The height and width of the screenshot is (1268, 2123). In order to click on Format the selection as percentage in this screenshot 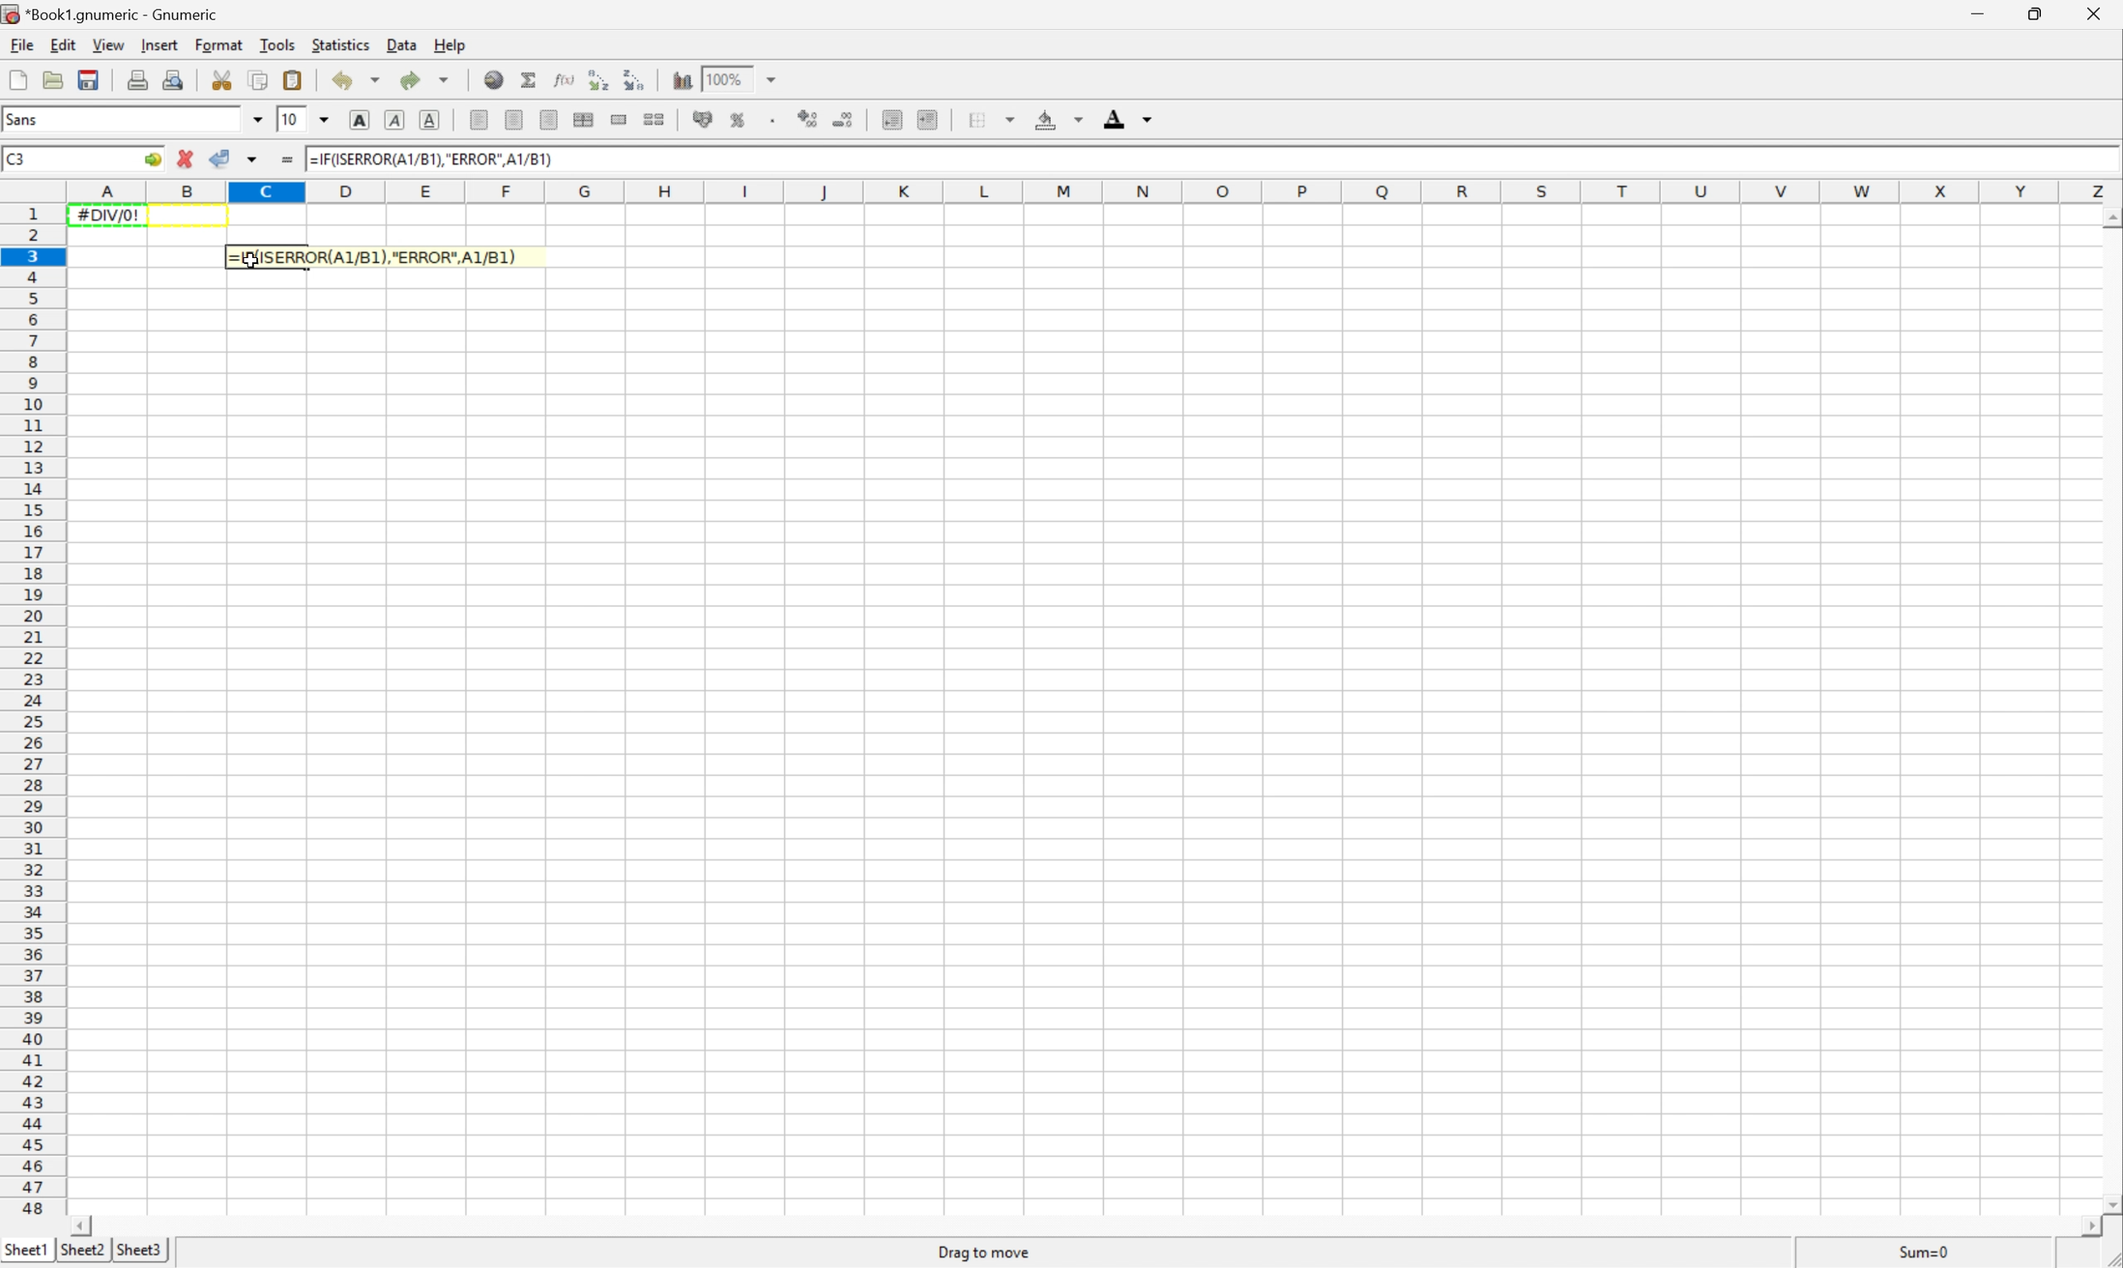, I will do `click(739, 120)`.